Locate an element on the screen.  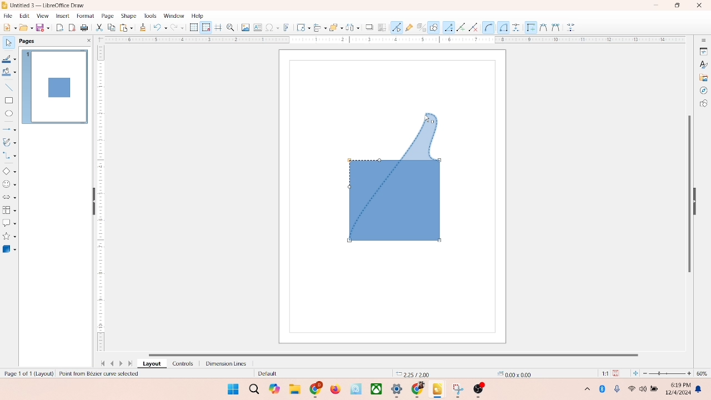
next page is located at coordinates (122, 363).